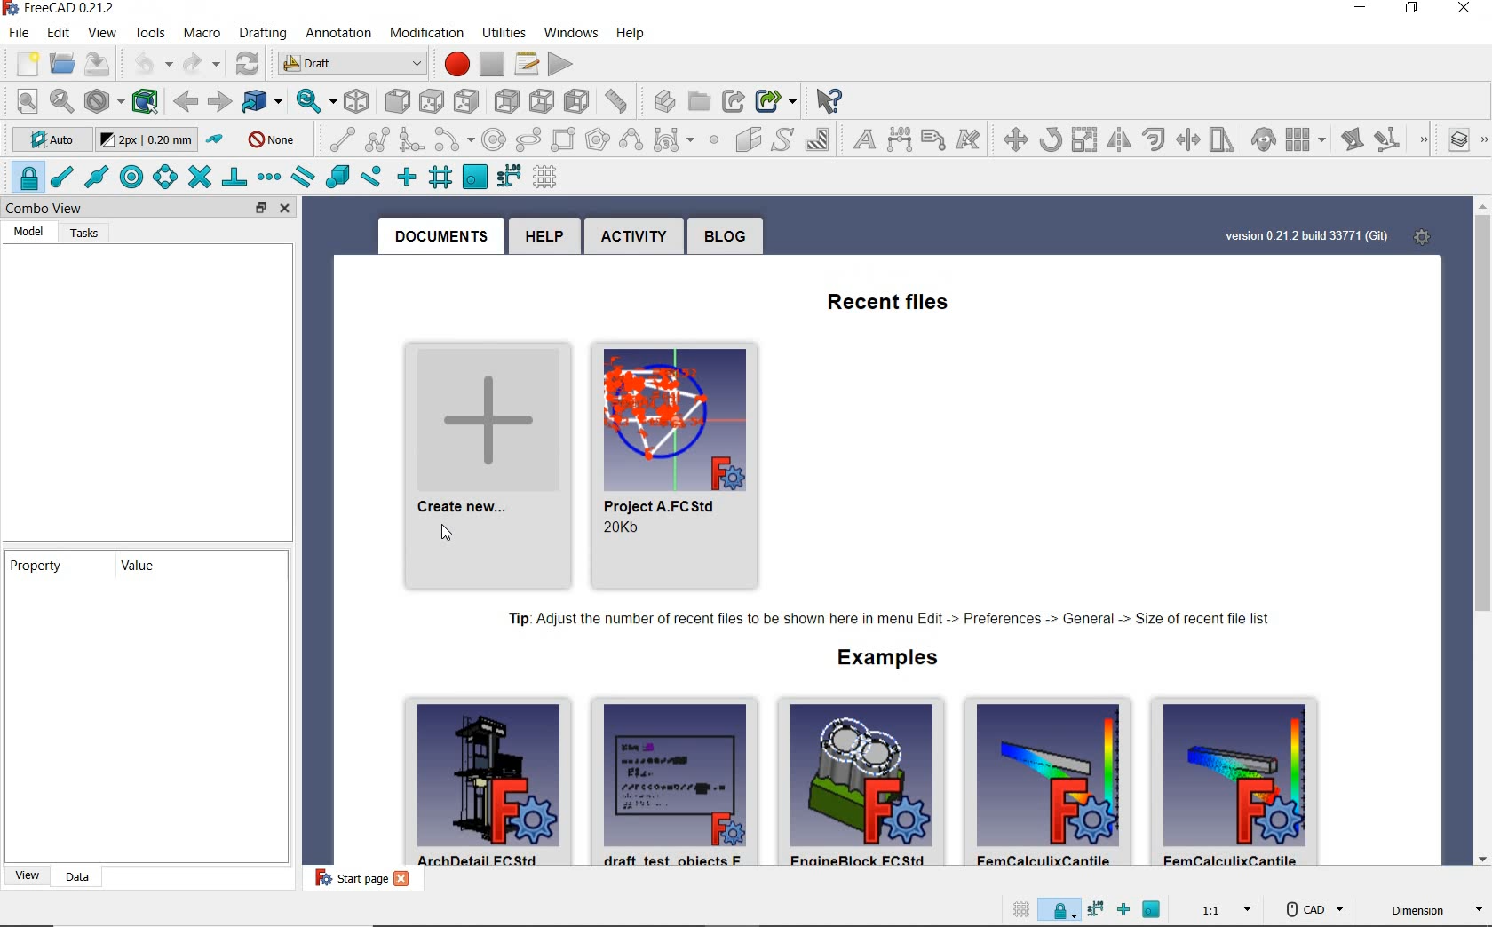 Image resolution: width=1492 pixels, height=927 pixels. Describe the element at coordinates (23, 176) in the screenshot. I see `snap lock` at that location.